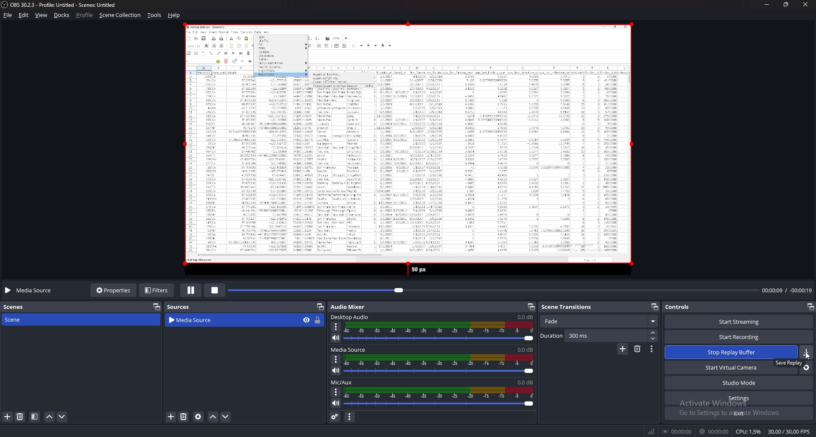  I want to click on CPU: 1.3%, so click(748, 431).